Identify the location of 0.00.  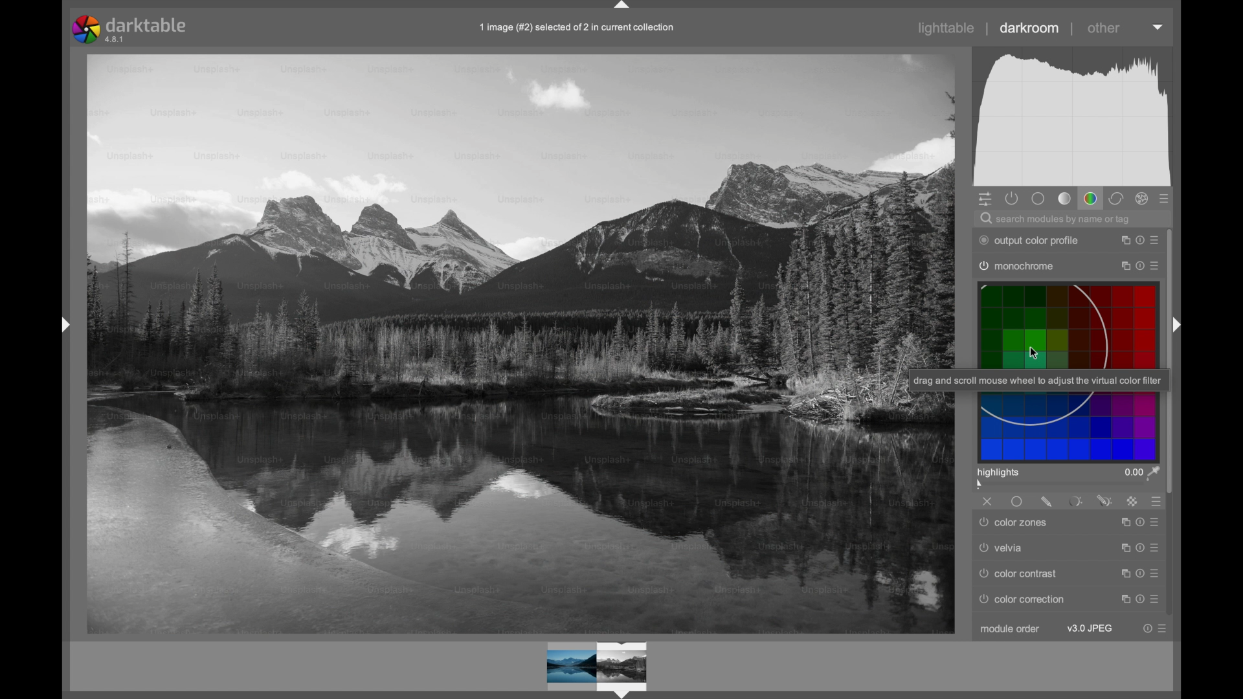
(1141, 471).